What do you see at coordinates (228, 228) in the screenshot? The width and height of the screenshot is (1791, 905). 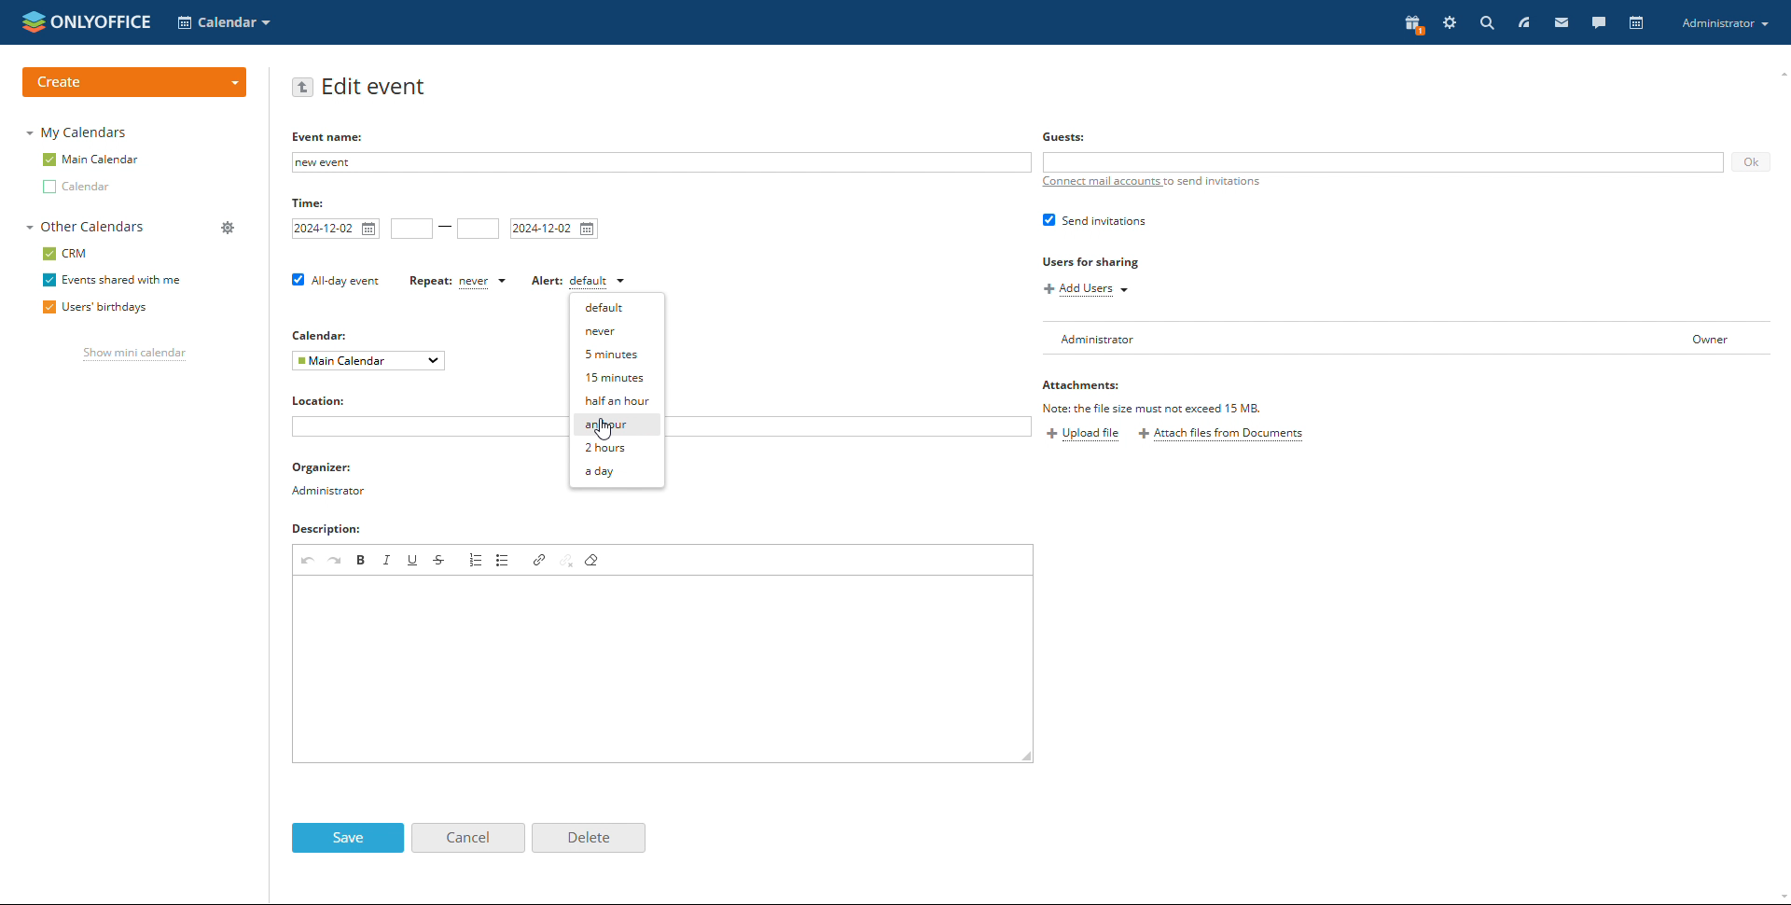 I see `manage` at bounding box center [228, 228].